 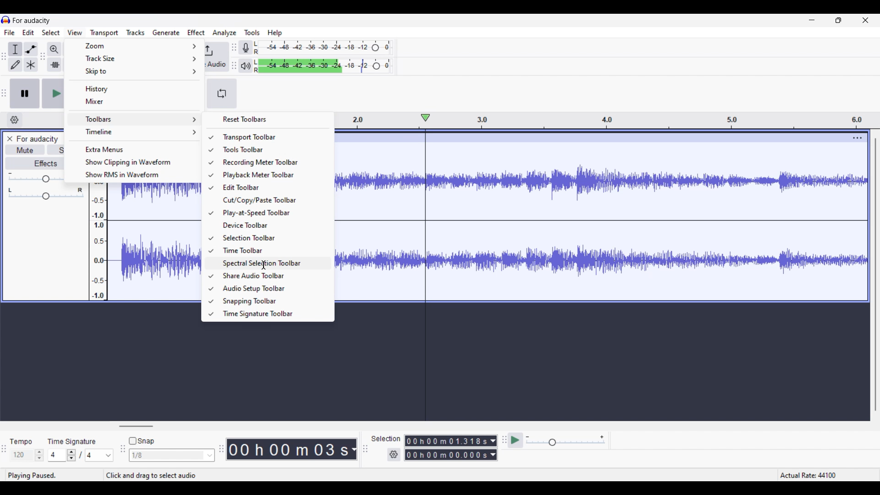 What do you see at coordinates (28, 32) in the screenshot?
I see `Edit menu` at bounding box center [28, 32].